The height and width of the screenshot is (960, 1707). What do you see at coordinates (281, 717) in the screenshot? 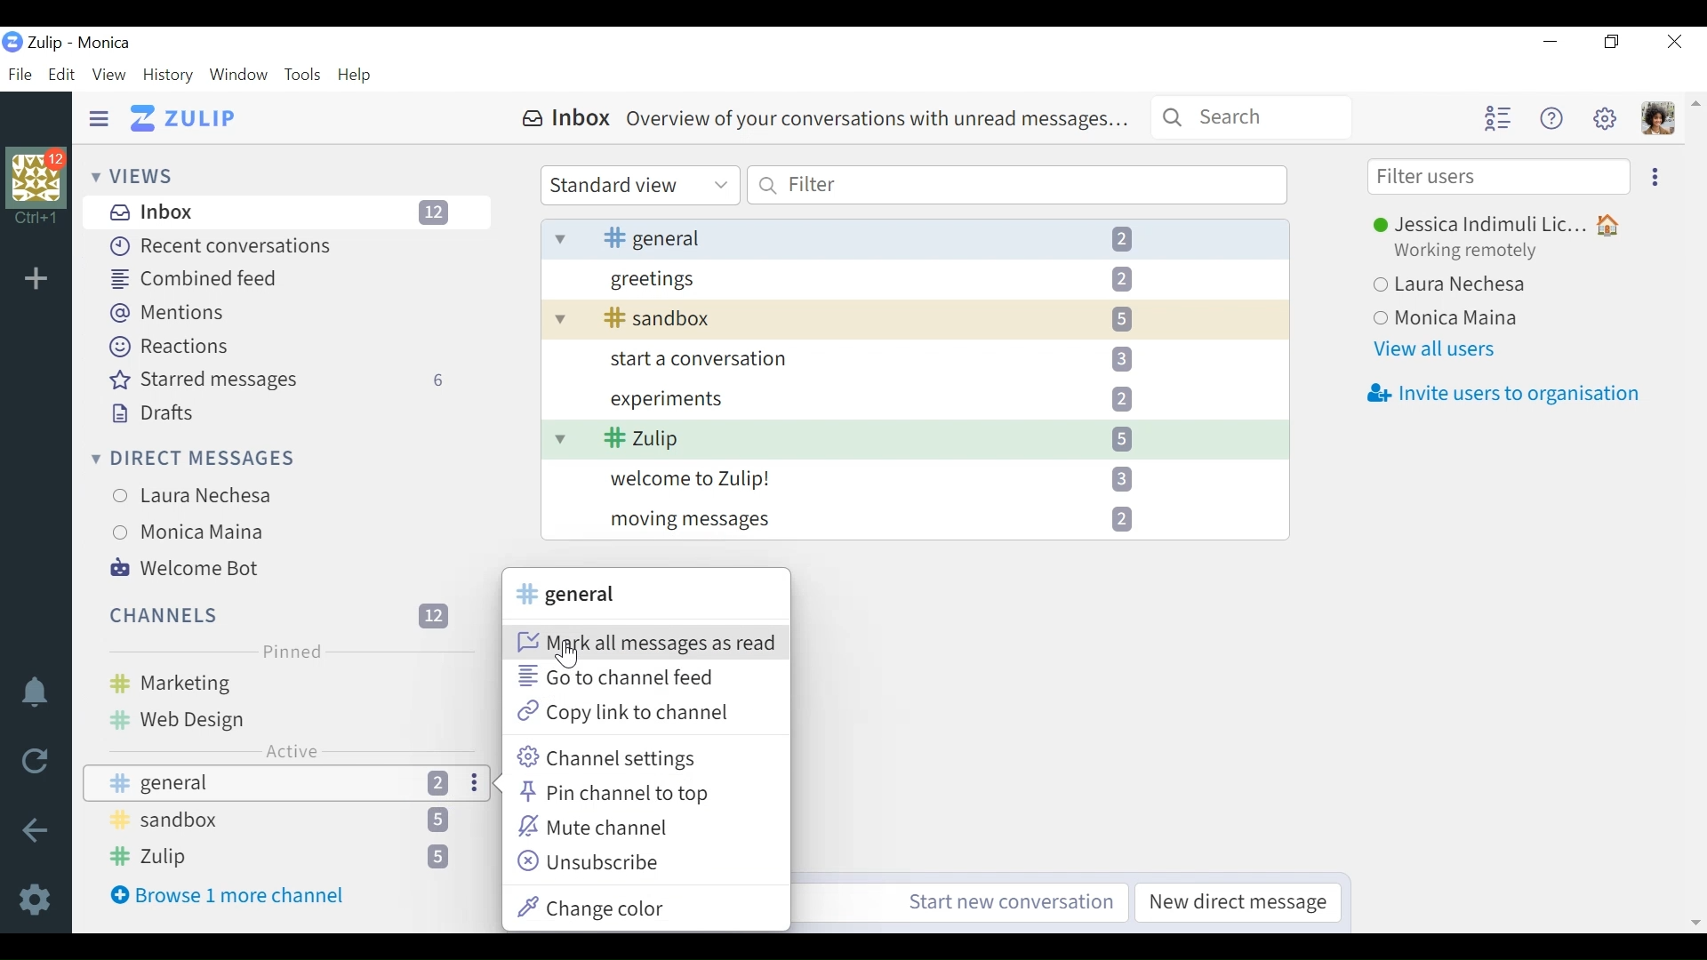
I see `Web design` at bounding box center [281, 717].